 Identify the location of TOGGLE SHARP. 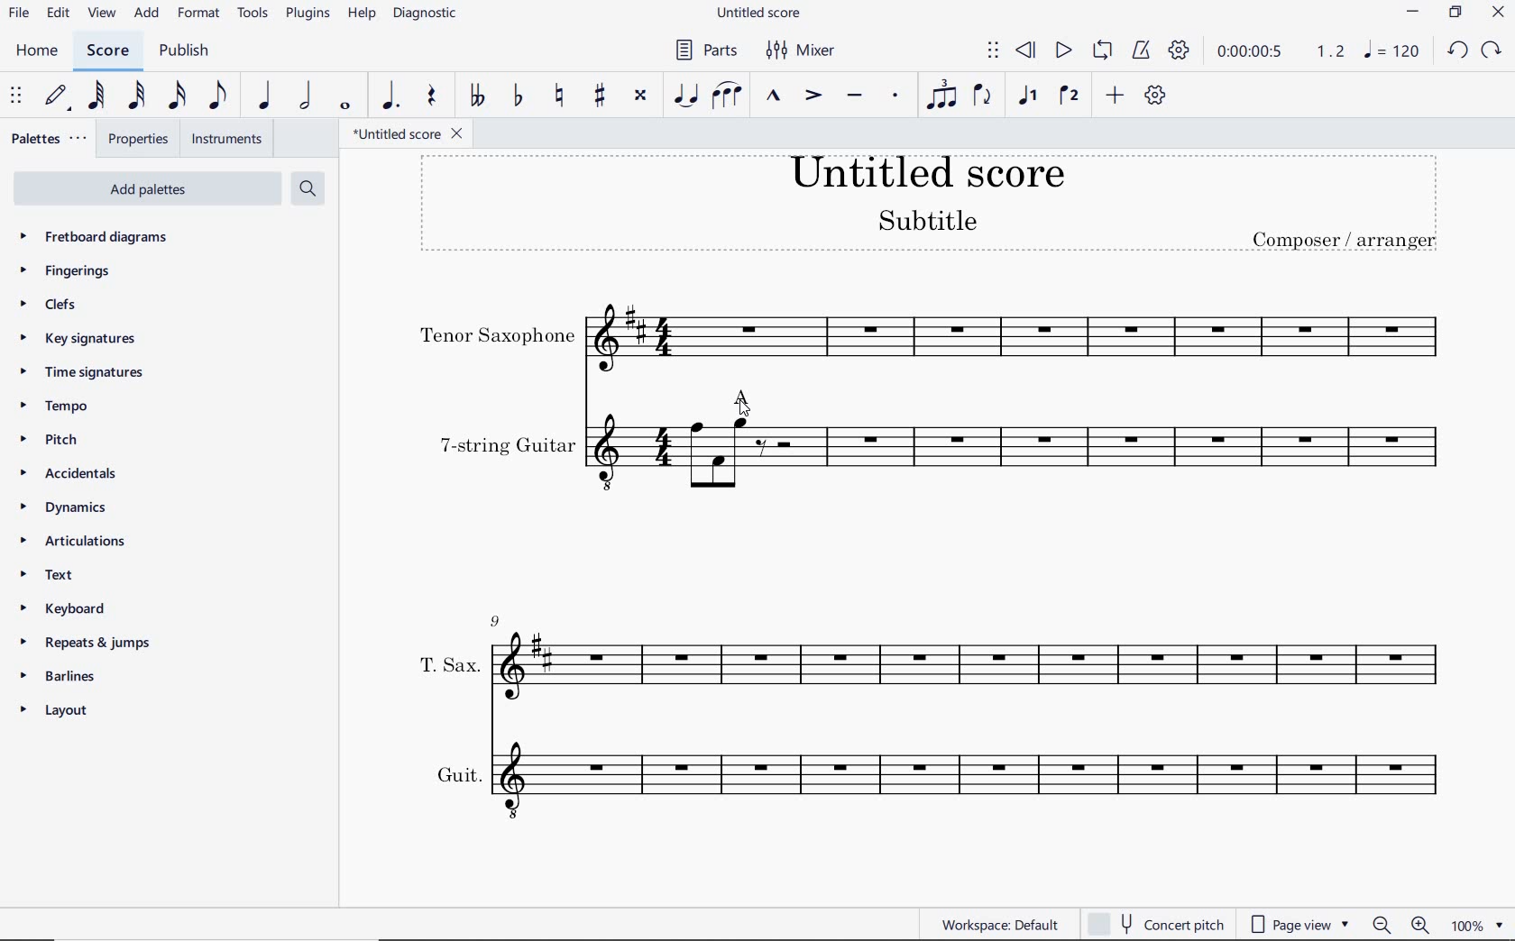
(600, 97).